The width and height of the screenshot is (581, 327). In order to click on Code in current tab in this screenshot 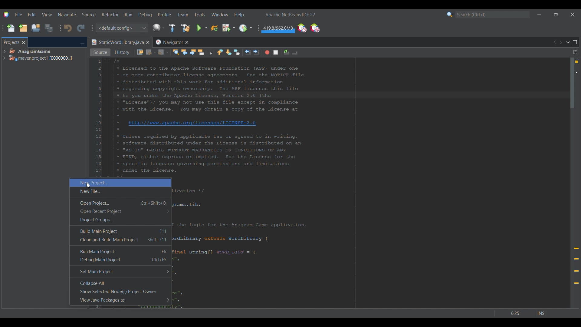, I will do `click(329, 117)`.